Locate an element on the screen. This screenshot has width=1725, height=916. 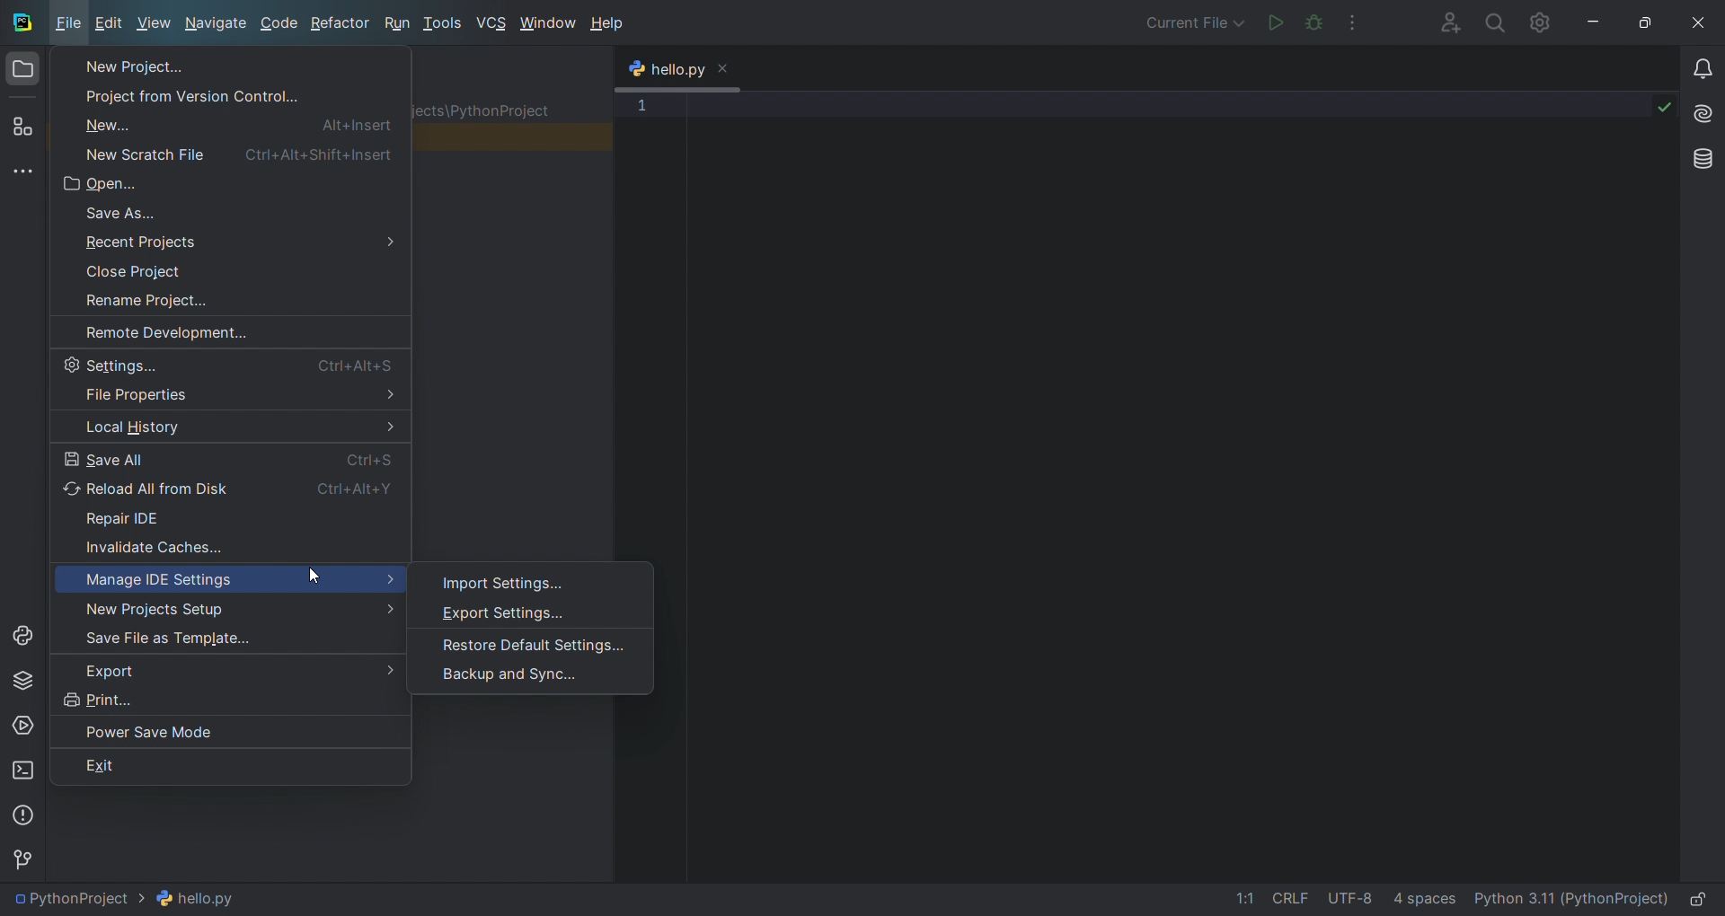
interpreter is located at coordinates (1570, 896).